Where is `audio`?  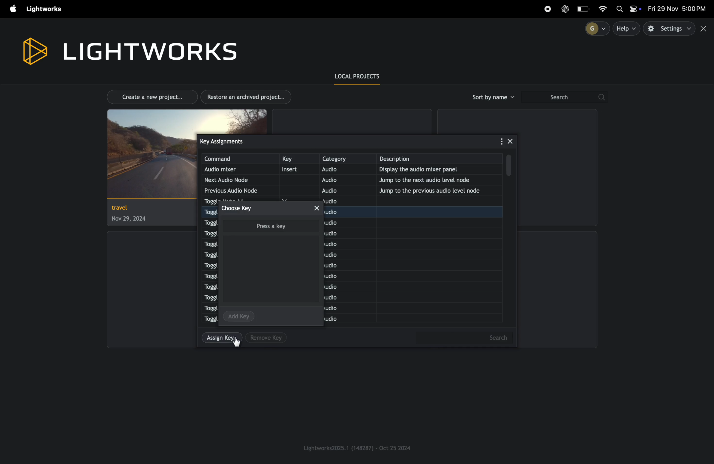 audio is located at coordinates (339, 190).